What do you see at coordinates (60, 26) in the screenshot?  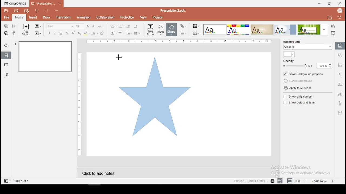 I see `font` at bounding box center [60, 26].